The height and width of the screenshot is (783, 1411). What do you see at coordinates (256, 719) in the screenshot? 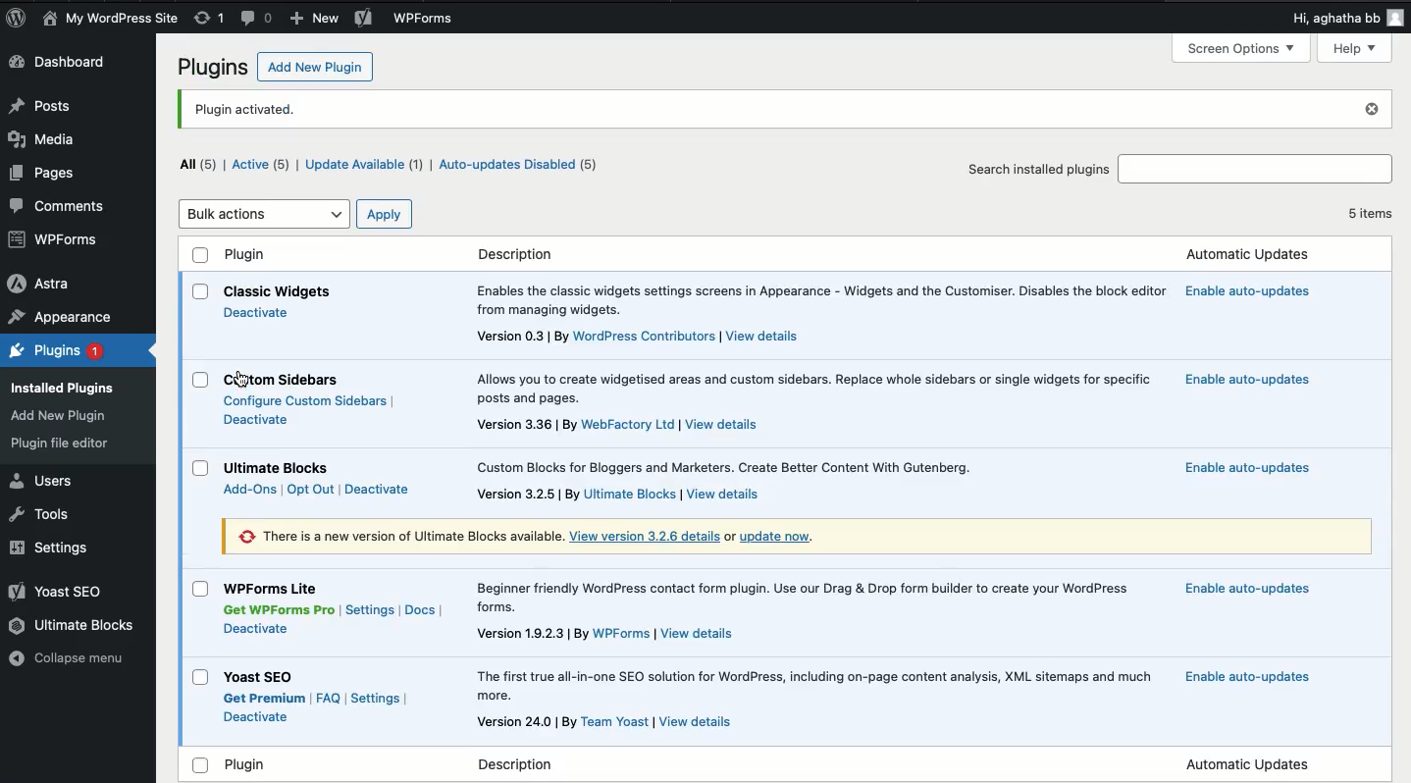
I see `Deactive` at bounding box center [256, 719].